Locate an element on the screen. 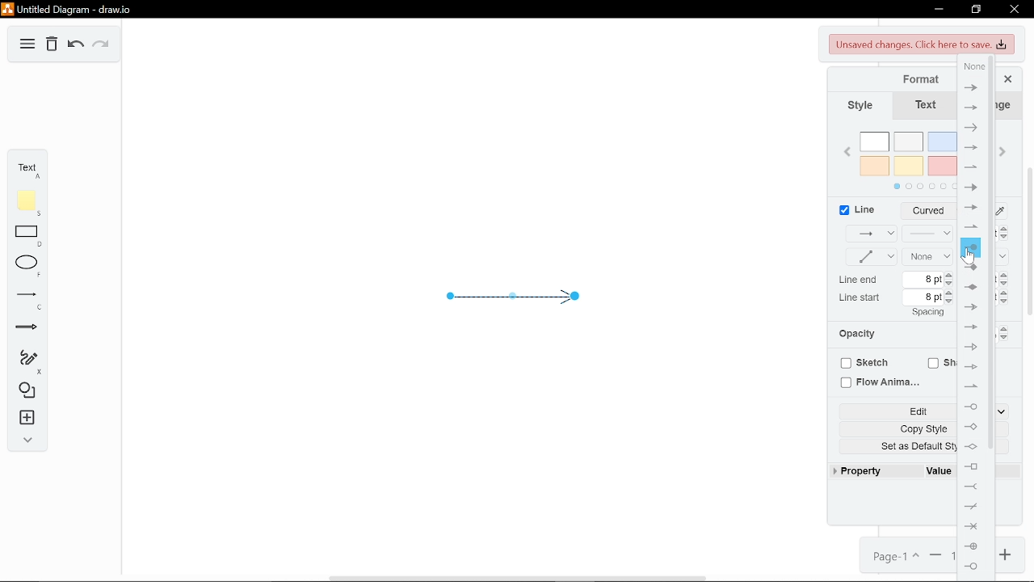 This screenshot has width=1034, height=582. Ellipse is located at coordinates (28, 268).